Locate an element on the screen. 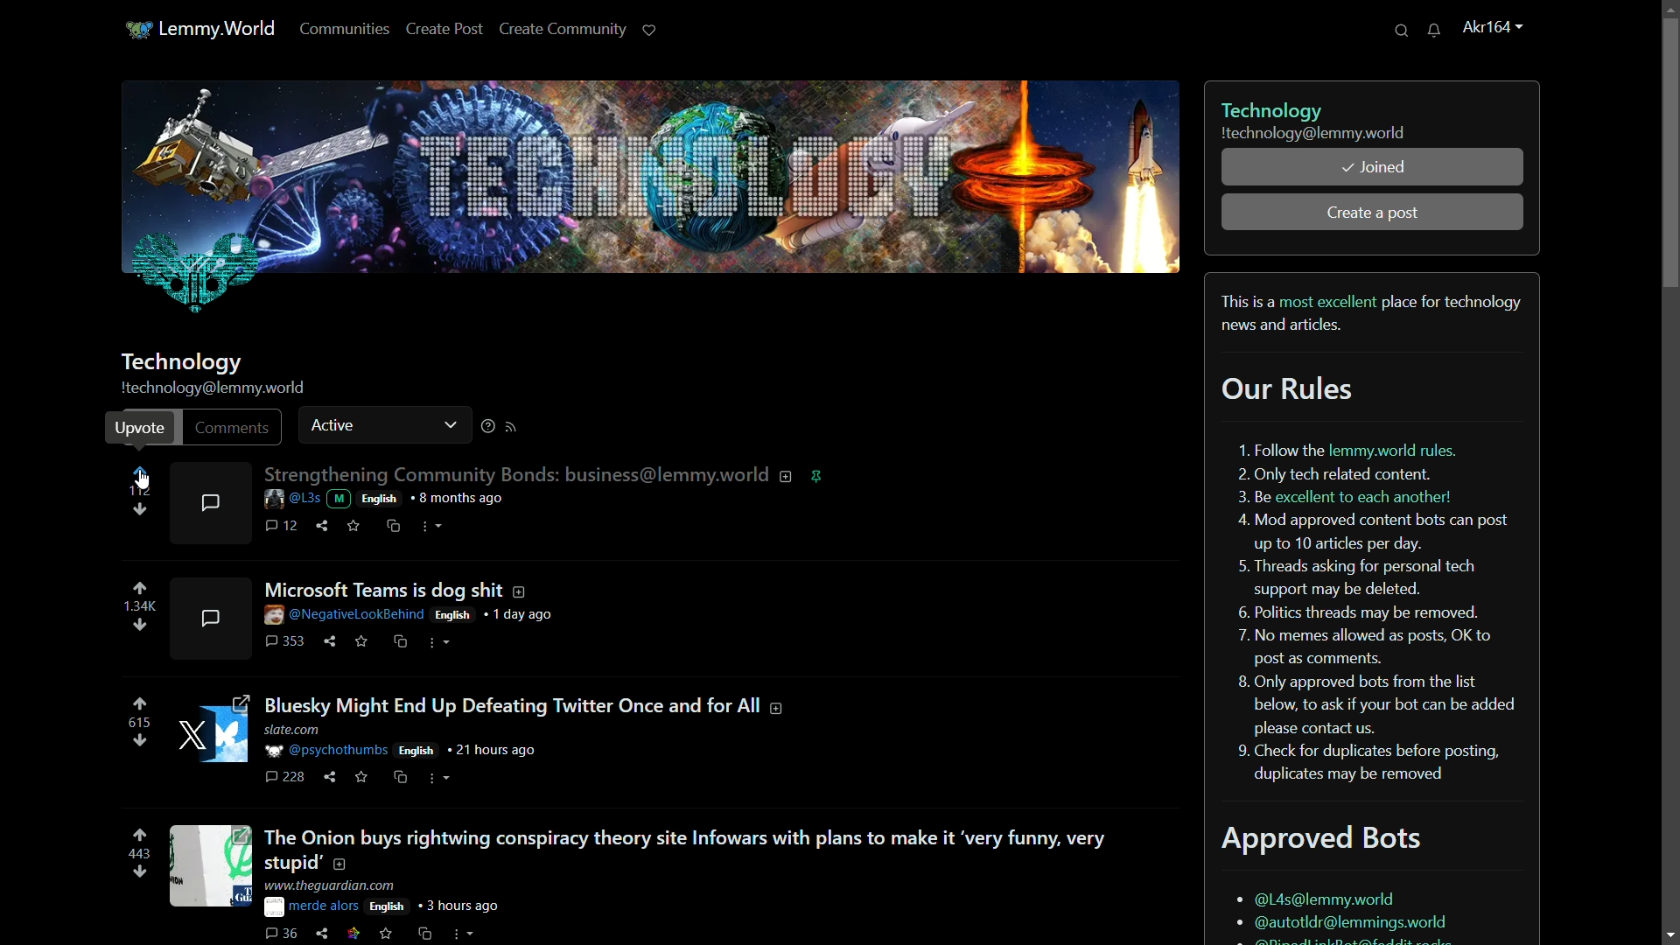  post details is located at coordinates (411, 742).